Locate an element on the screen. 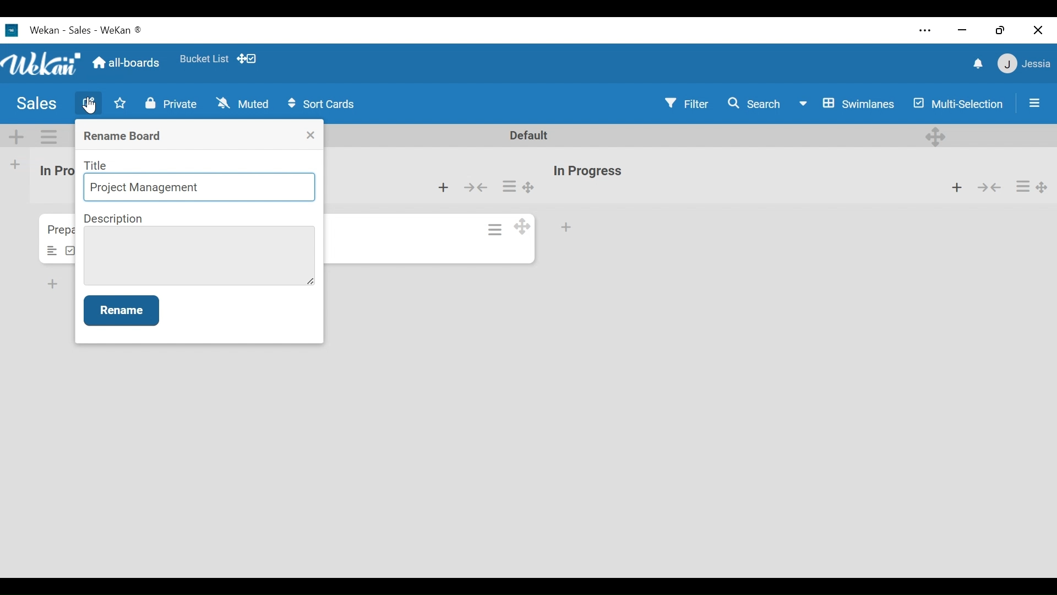  Sort cards is located at coordinates (321, 105).